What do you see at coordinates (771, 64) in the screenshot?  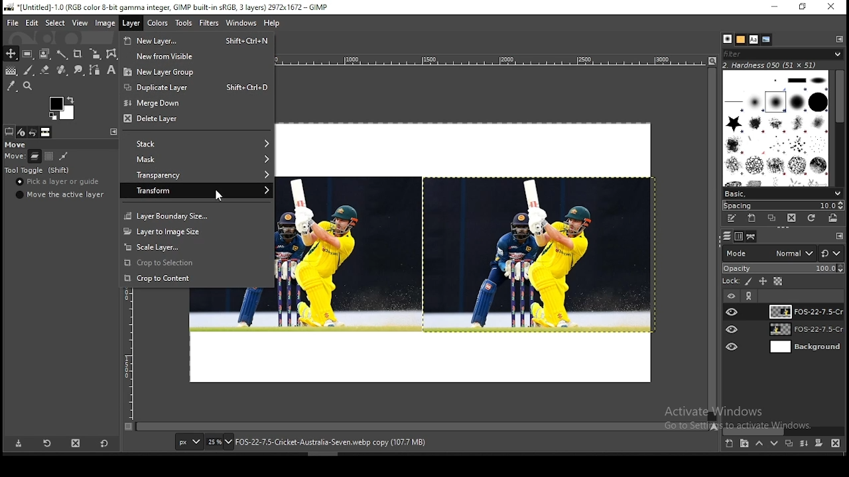 I see `text` at bounding box center [771, 64].